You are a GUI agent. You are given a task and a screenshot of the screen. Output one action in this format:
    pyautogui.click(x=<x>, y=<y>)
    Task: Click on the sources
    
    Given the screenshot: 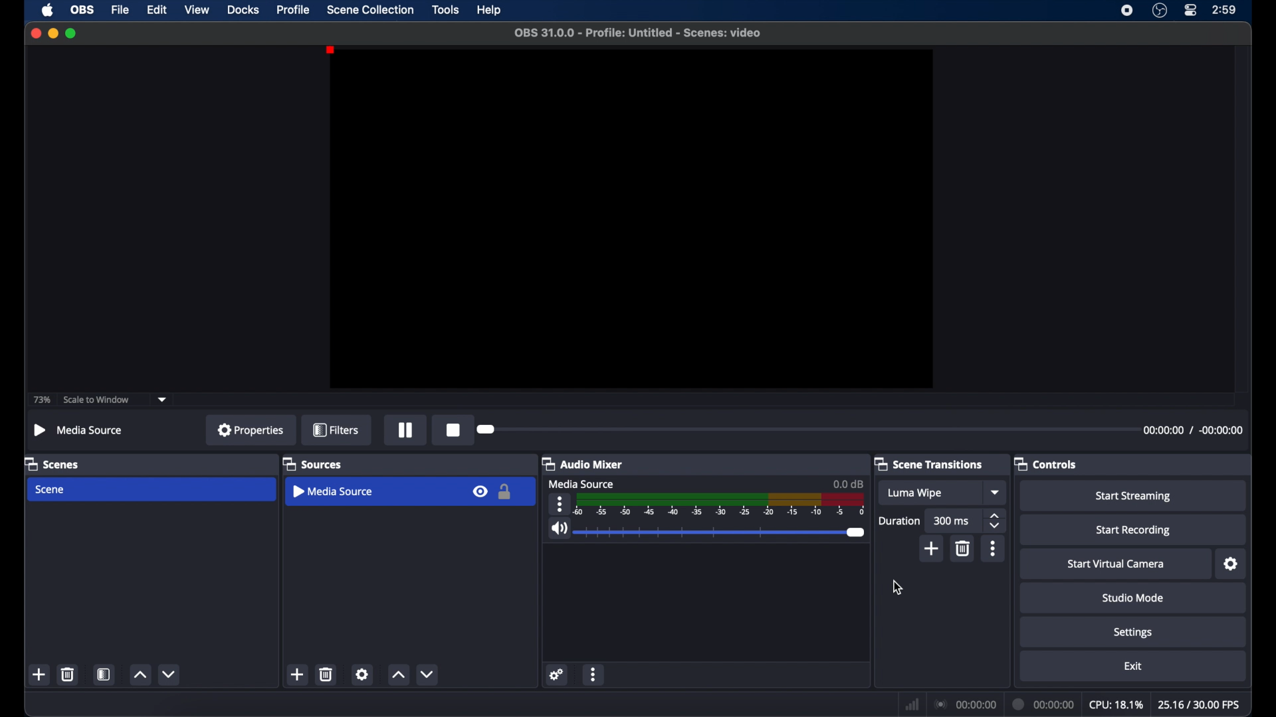 What is the action you would take?
    pyautogui.click(x=312, y=463)
    